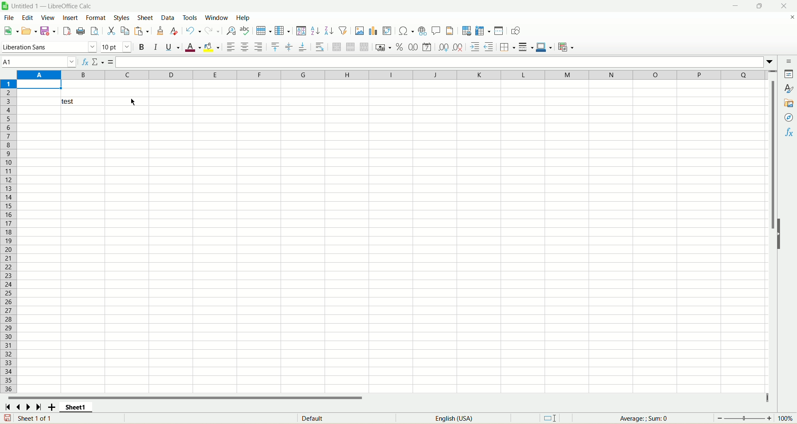 Image resolution: width=797 pixels, height=424 pixels. What do you see at coordinates (458, 47) in the screenshot?
I see `remove decimal` at bounding box center [458, 47].